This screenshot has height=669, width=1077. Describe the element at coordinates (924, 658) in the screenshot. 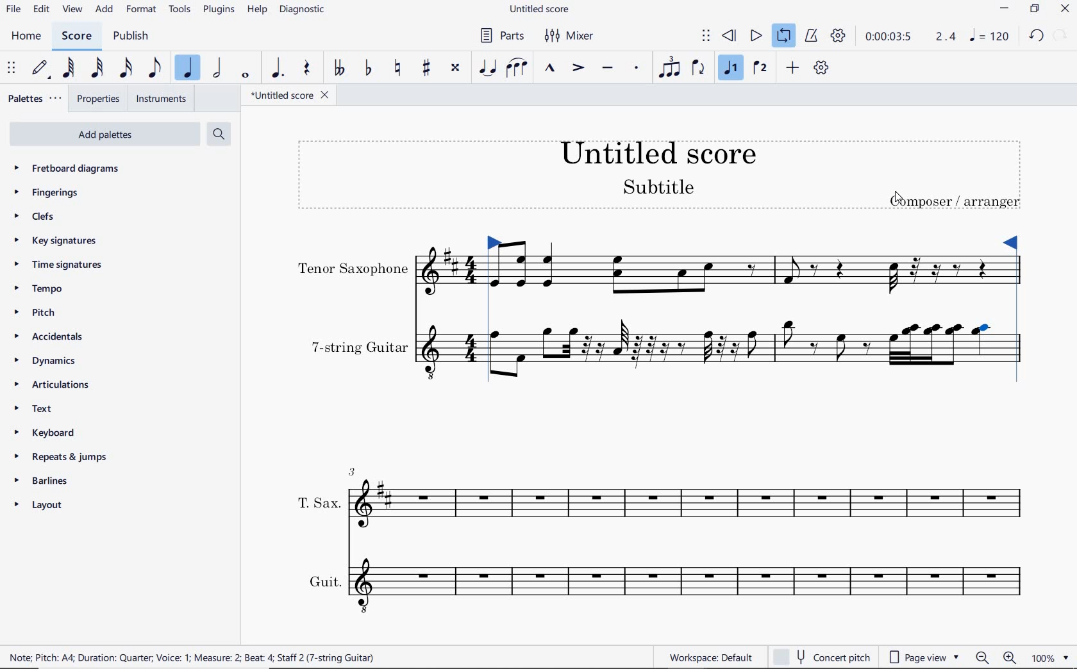

I see `page view` at that location.